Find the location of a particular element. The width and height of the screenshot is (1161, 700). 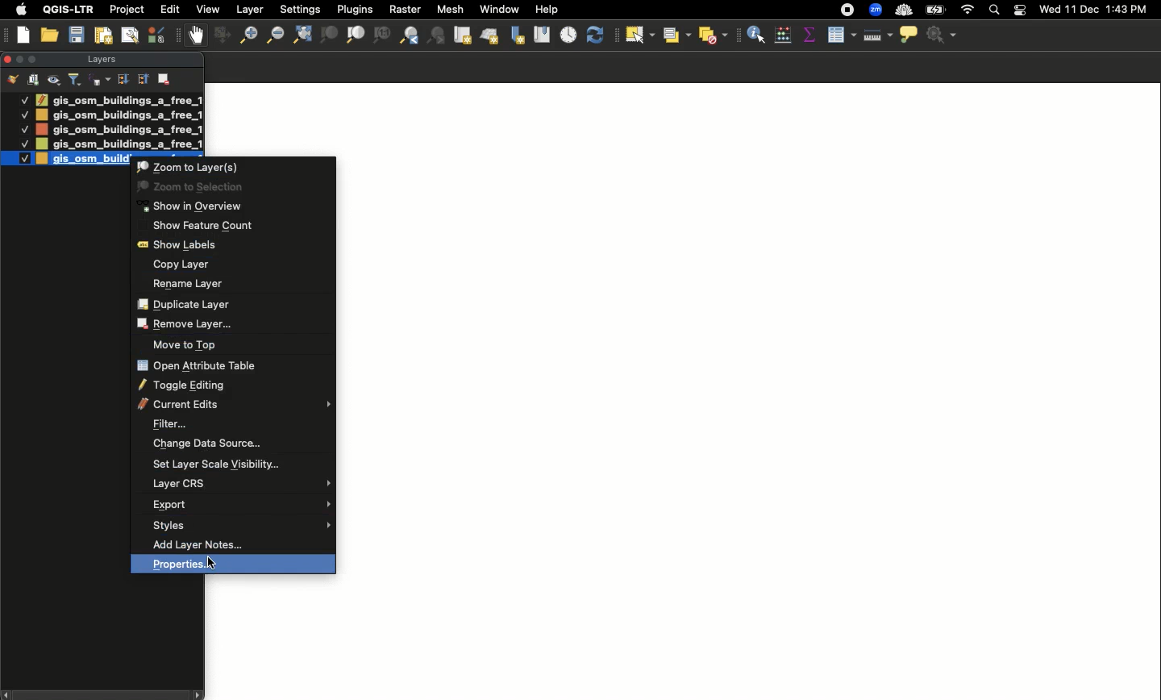

wed is located at coordinates (1048, 10).